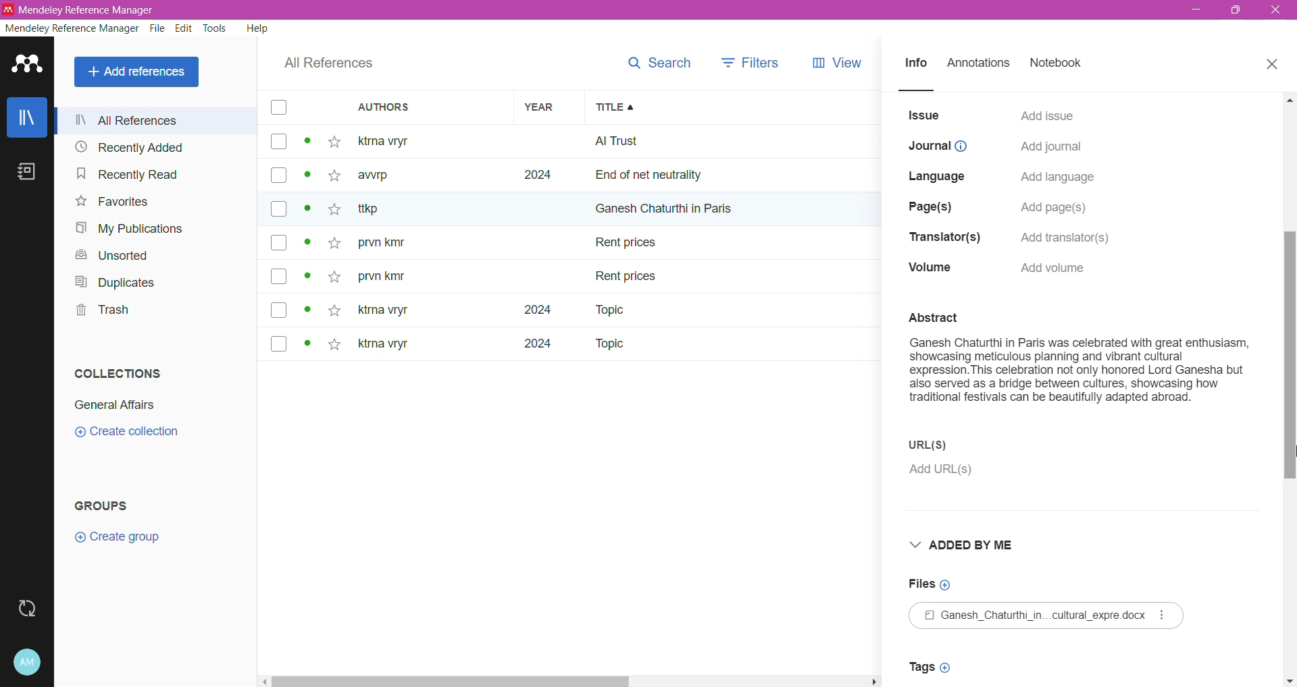 This screenshot has width=1297, height=687. What do you see at coordinates (659, 59) in the screenshot?
I see `Search` at bounding box center [659, 59].